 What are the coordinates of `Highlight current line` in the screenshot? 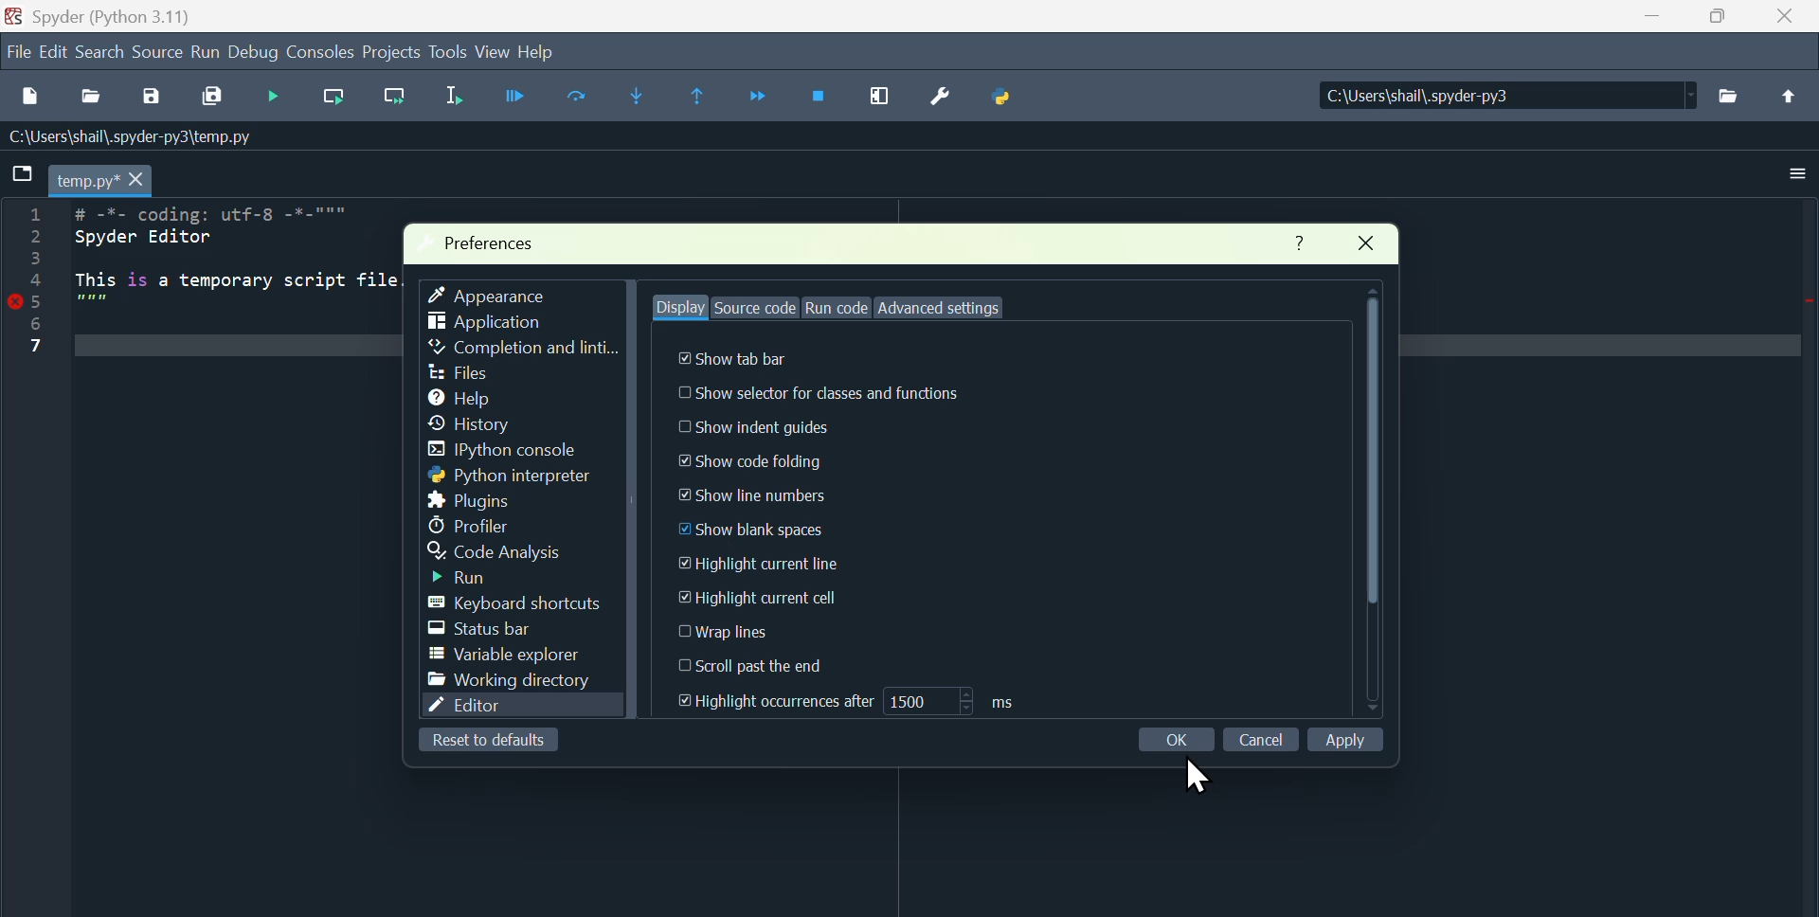 It's located at (765, 566).